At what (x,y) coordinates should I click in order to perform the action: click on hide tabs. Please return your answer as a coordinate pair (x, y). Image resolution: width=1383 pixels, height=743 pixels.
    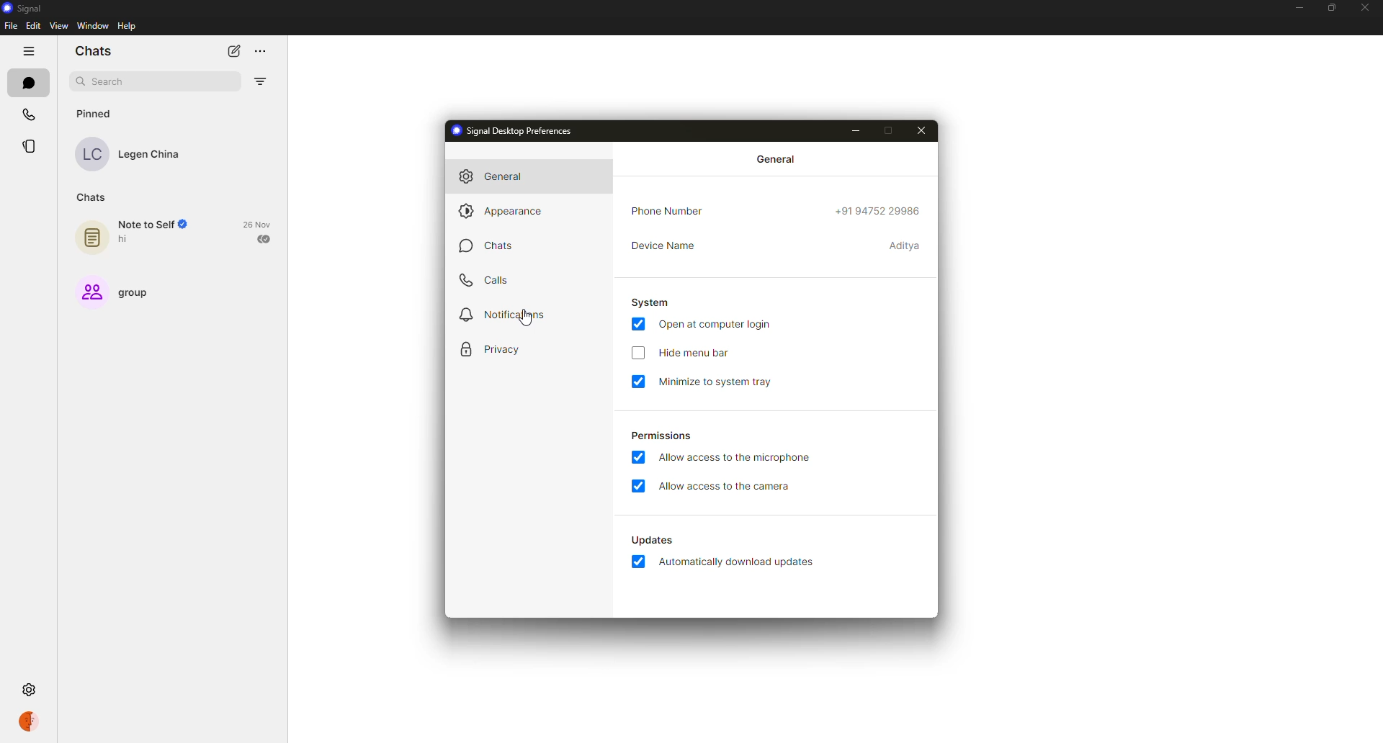
    Looking at the image, I should click on (28, 51).